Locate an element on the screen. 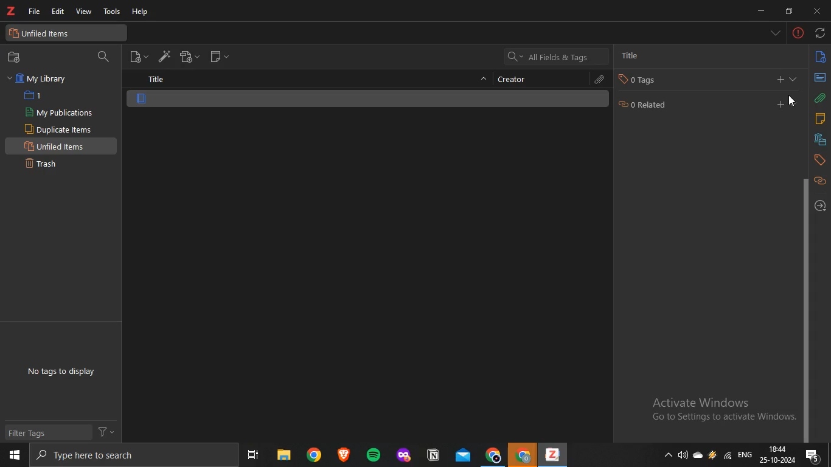  help is located at coordinates (139, 12).